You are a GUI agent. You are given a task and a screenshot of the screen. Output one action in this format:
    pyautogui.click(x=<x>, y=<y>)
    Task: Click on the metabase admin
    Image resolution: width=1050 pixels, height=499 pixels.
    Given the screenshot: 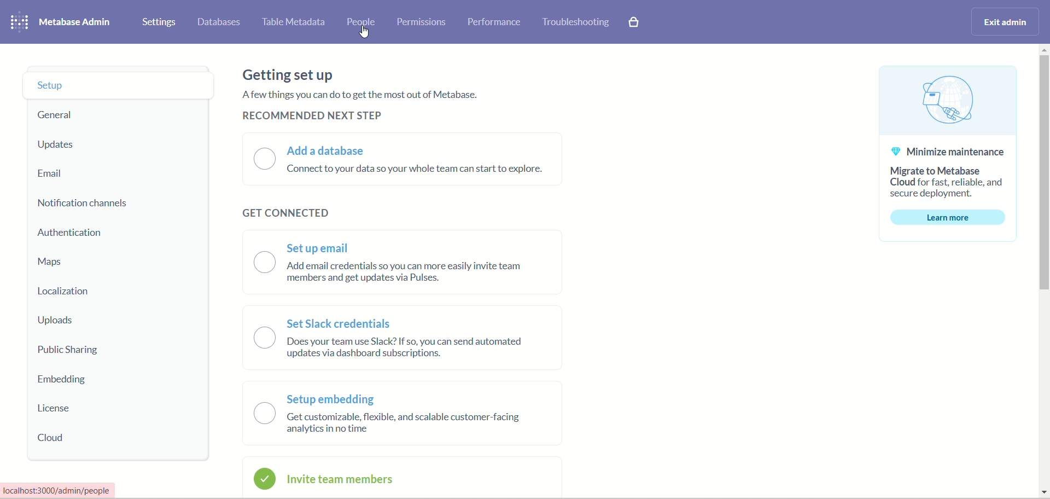 What is the action you would take?
    pyautogui.click(x=75, y=21)
    